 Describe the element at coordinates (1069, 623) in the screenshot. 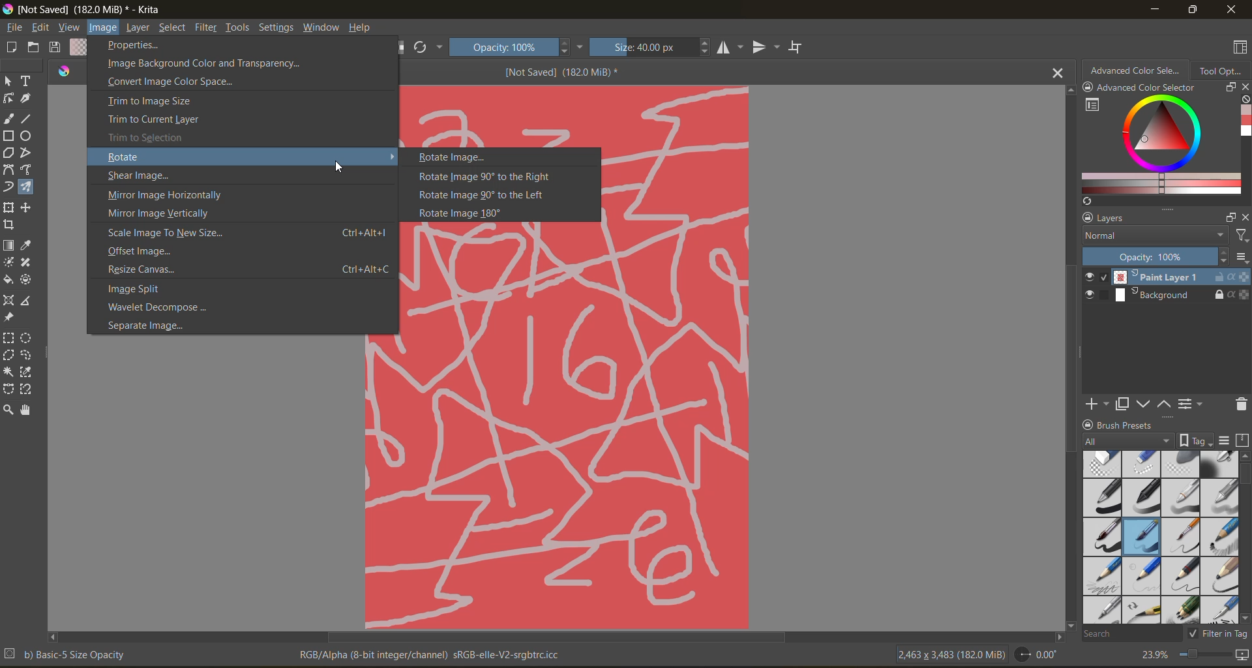

I see `scroll down` at that location.